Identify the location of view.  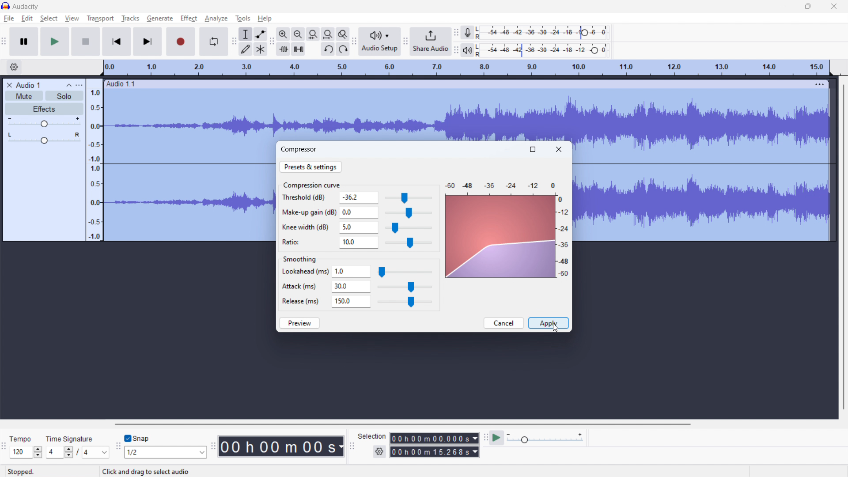
(72, 19).